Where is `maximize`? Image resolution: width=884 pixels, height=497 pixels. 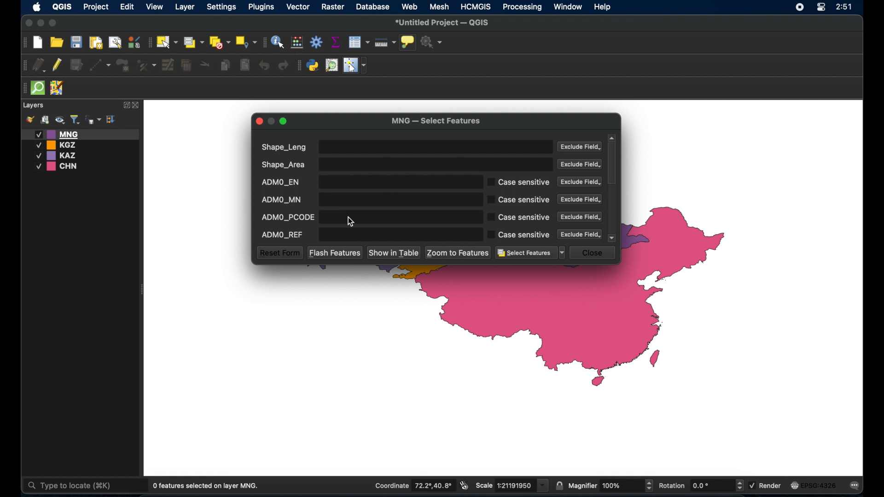
maximize is located at coordinates (53, 23).